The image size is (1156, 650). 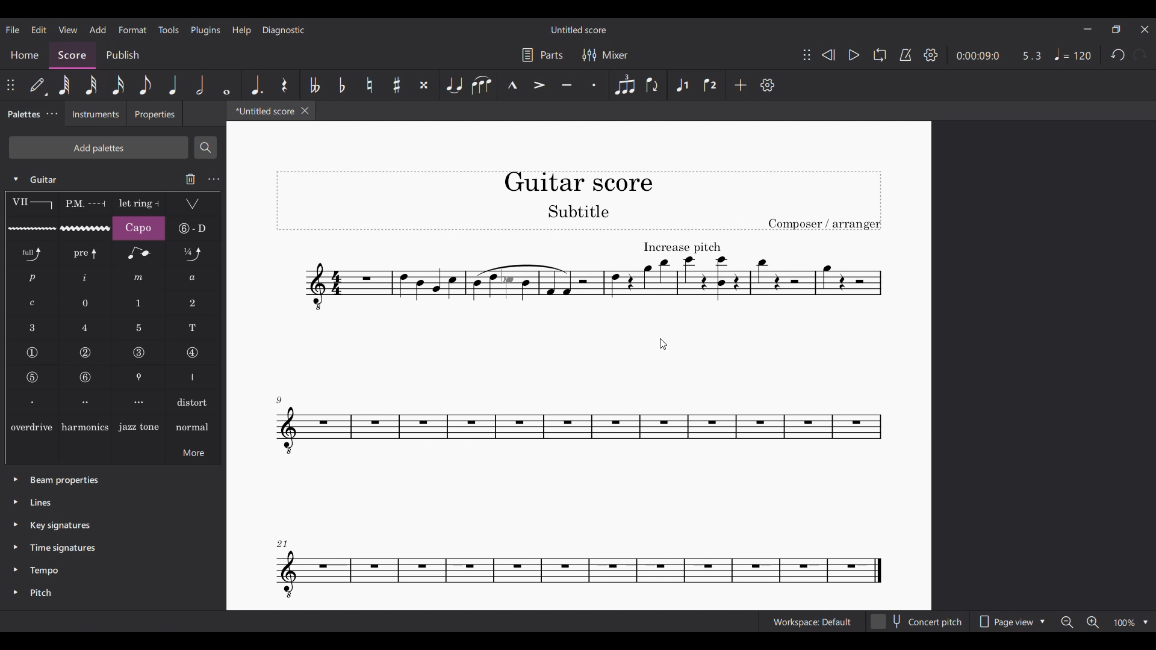 I want to click on Guitar vibrato wide, so click(x=85, y=228).